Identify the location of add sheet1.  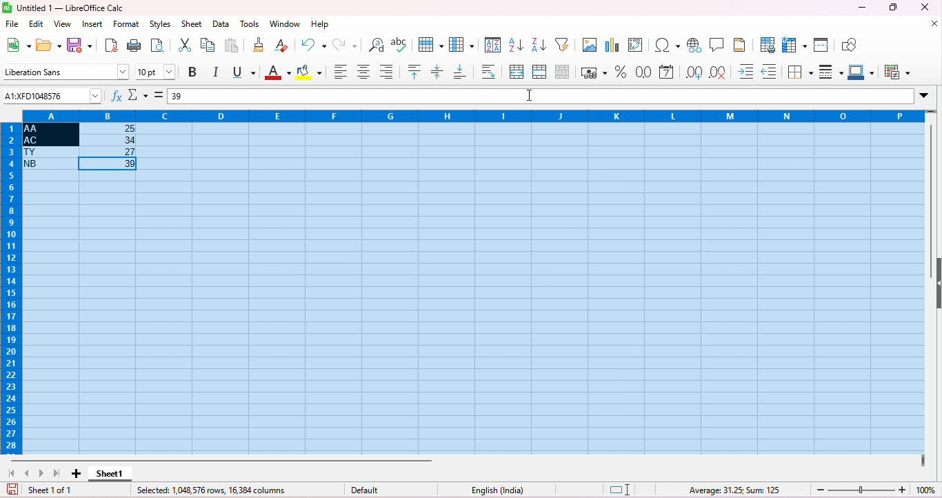
(74, 473).